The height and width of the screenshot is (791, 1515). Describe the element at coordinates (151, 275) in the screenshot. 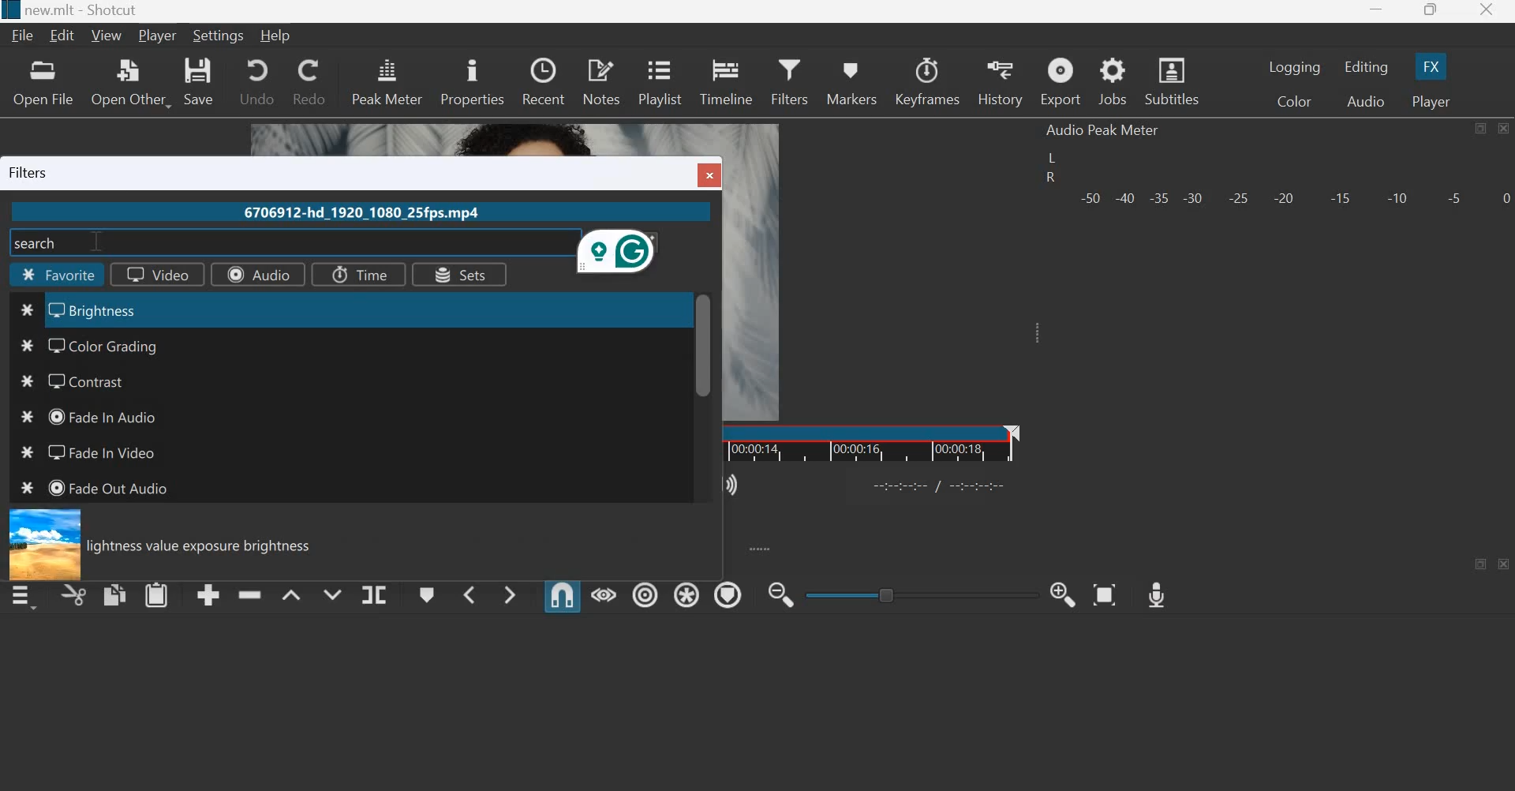

I see `Video` at that location.